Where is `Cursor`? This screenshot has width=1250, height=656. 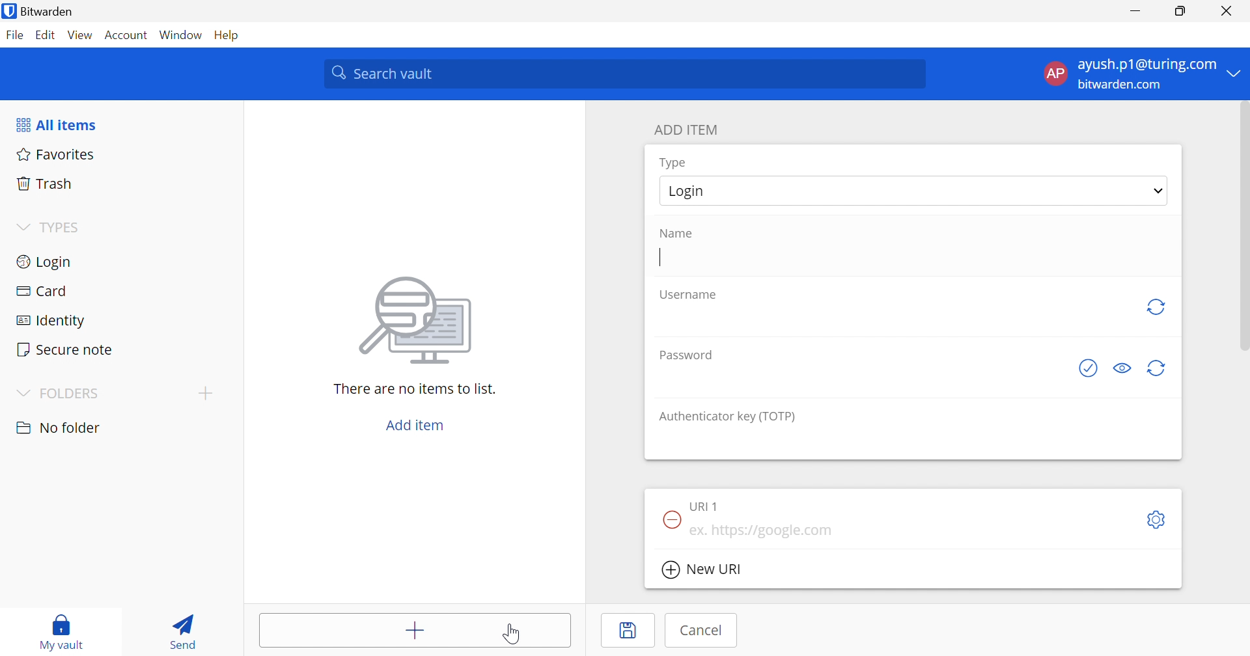 Cursor is located at coordinates (513, 635).